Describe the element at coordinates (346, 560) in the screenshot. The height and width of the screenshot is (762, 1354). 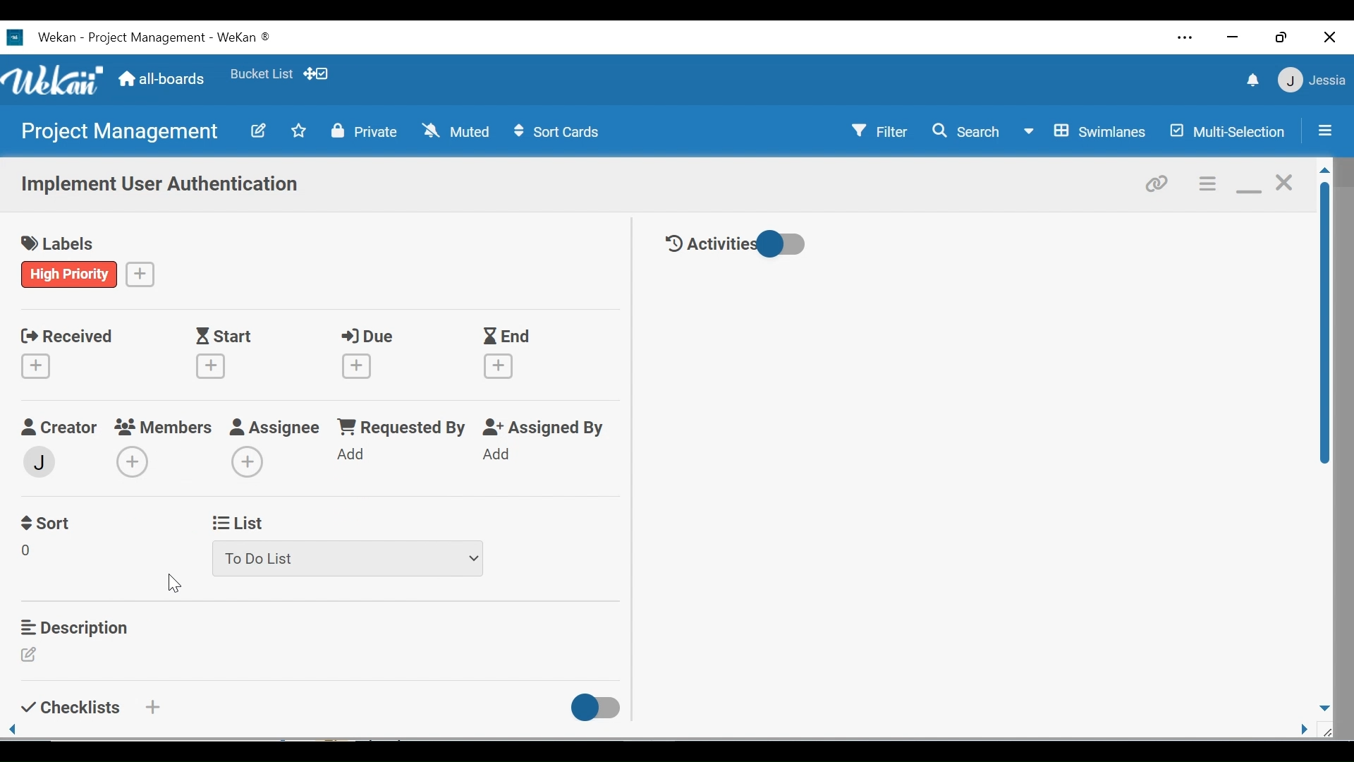
I see `To Do List ` at that location.